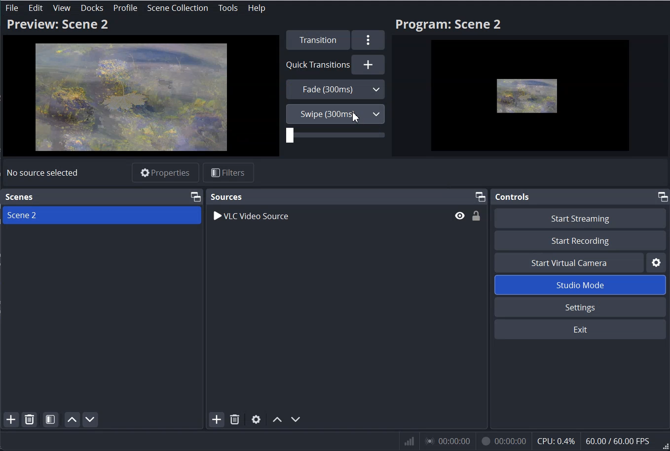 This screenshot has height=451, width=670. I want to click on Control, so click(515, 197).